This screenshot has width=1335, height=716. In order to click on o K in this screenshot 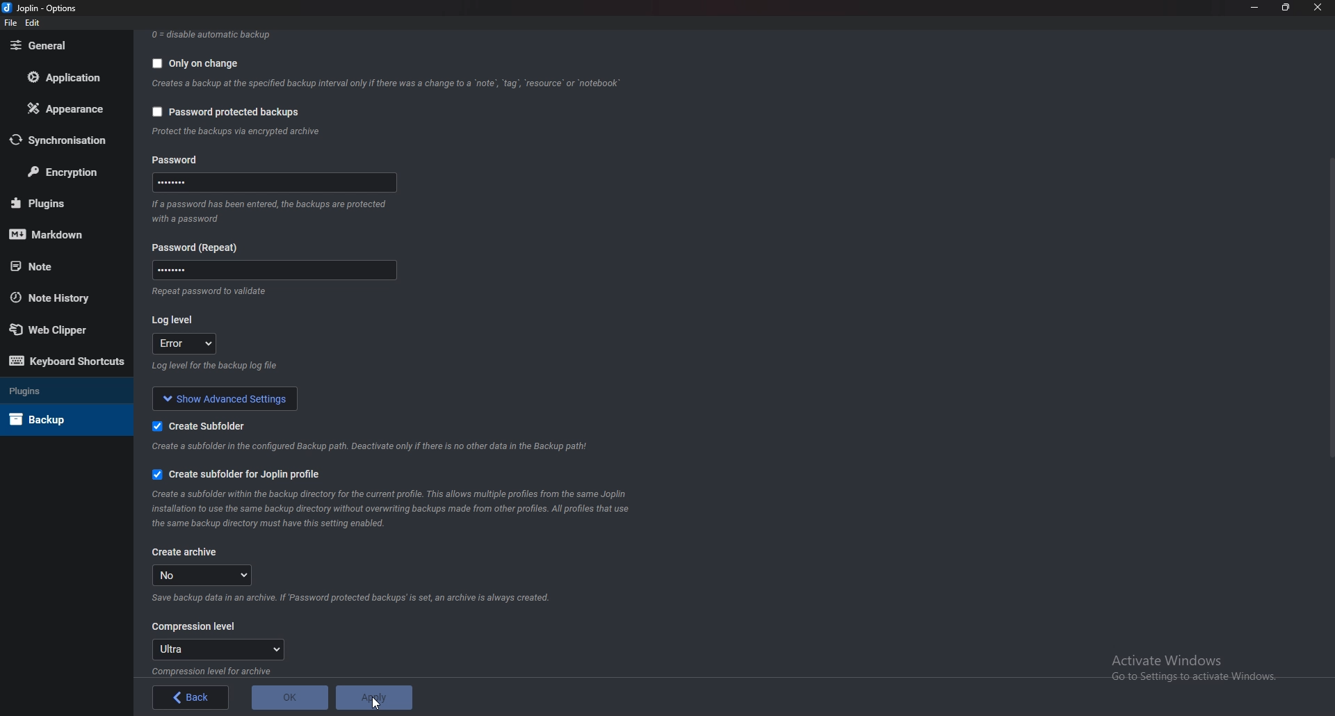, I will do `click(291, 697)`.